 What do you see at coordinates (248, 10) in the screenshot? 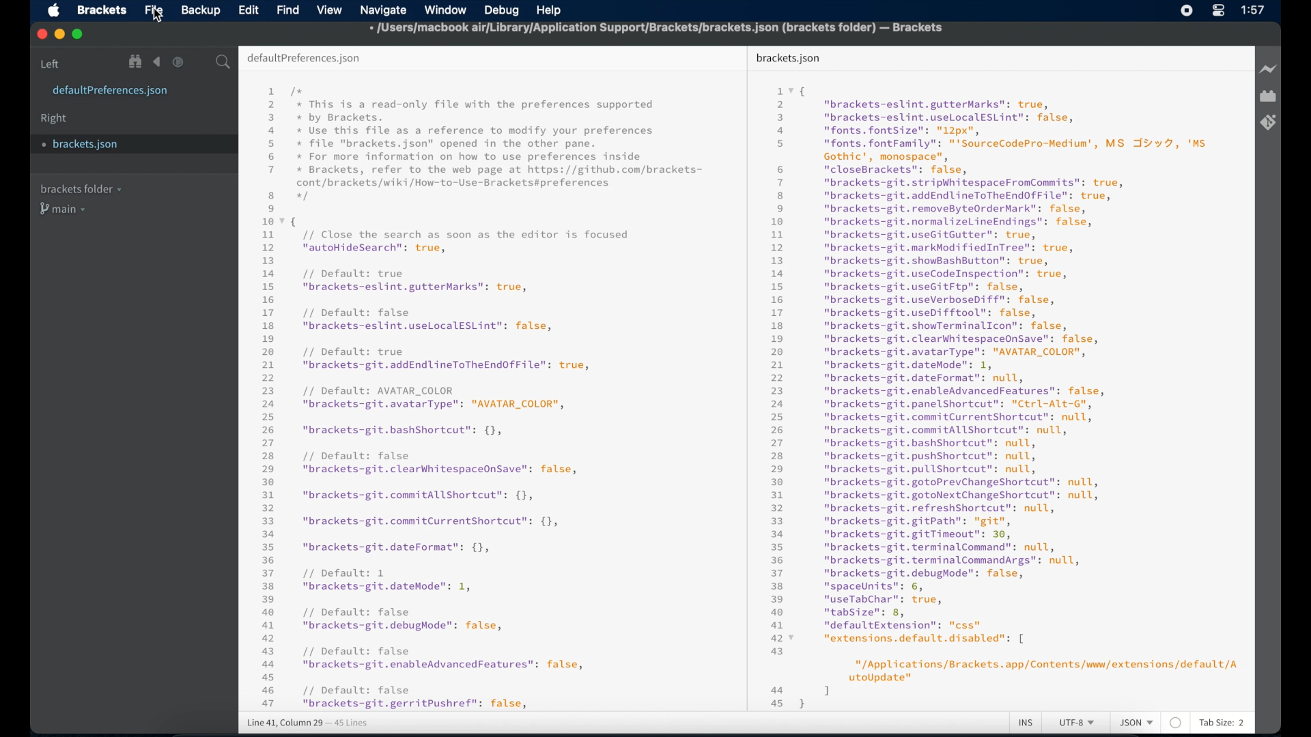
I see `edit` at bounding box center [248, 10].